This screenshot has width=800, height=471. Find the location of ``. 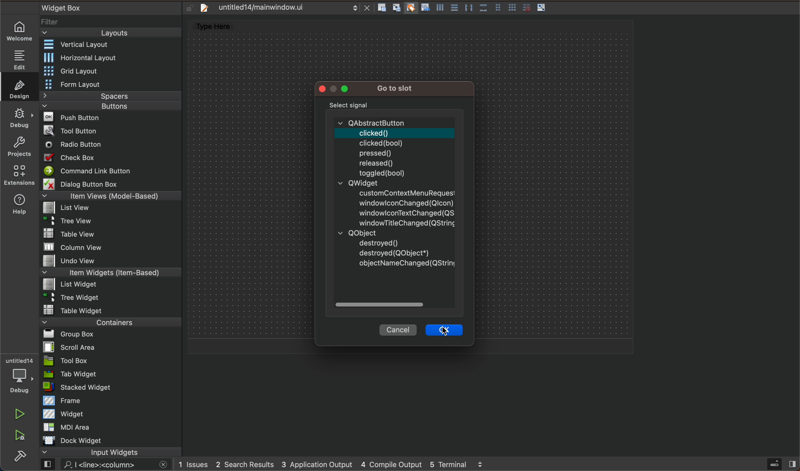

 is located at coordinates (498, 8).